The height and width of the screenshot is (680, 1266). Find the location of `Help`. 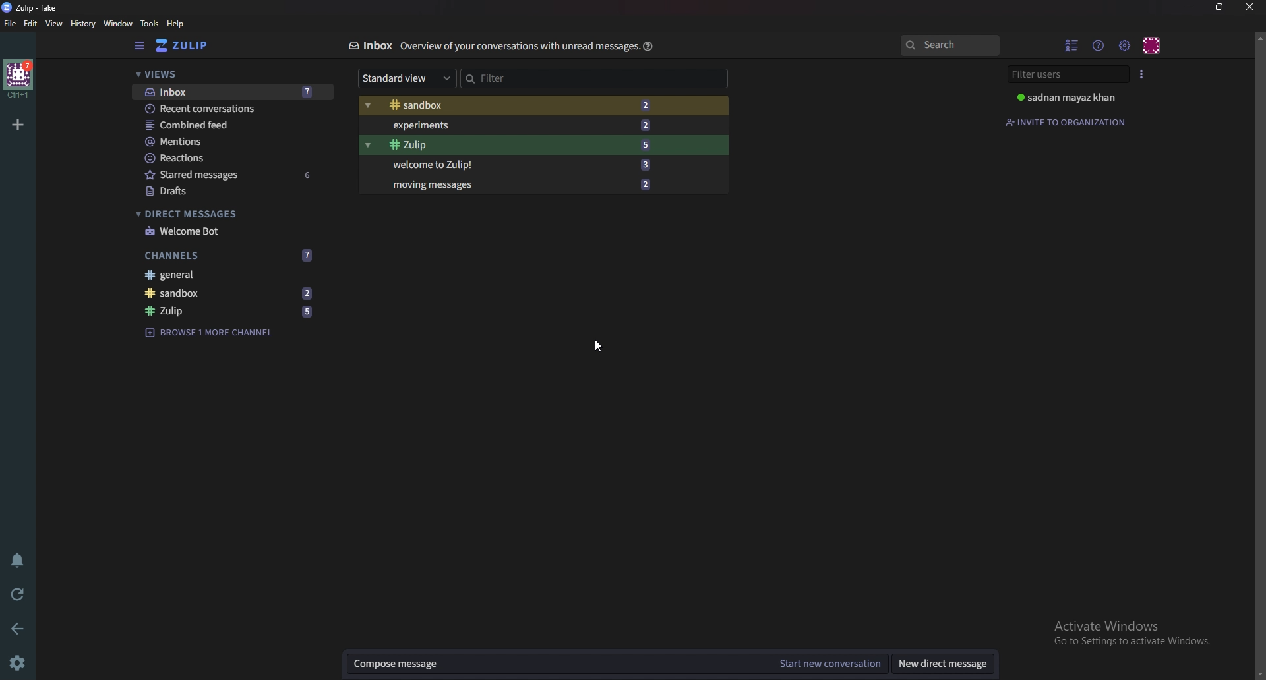

Help is located at coordinates (646, 46).